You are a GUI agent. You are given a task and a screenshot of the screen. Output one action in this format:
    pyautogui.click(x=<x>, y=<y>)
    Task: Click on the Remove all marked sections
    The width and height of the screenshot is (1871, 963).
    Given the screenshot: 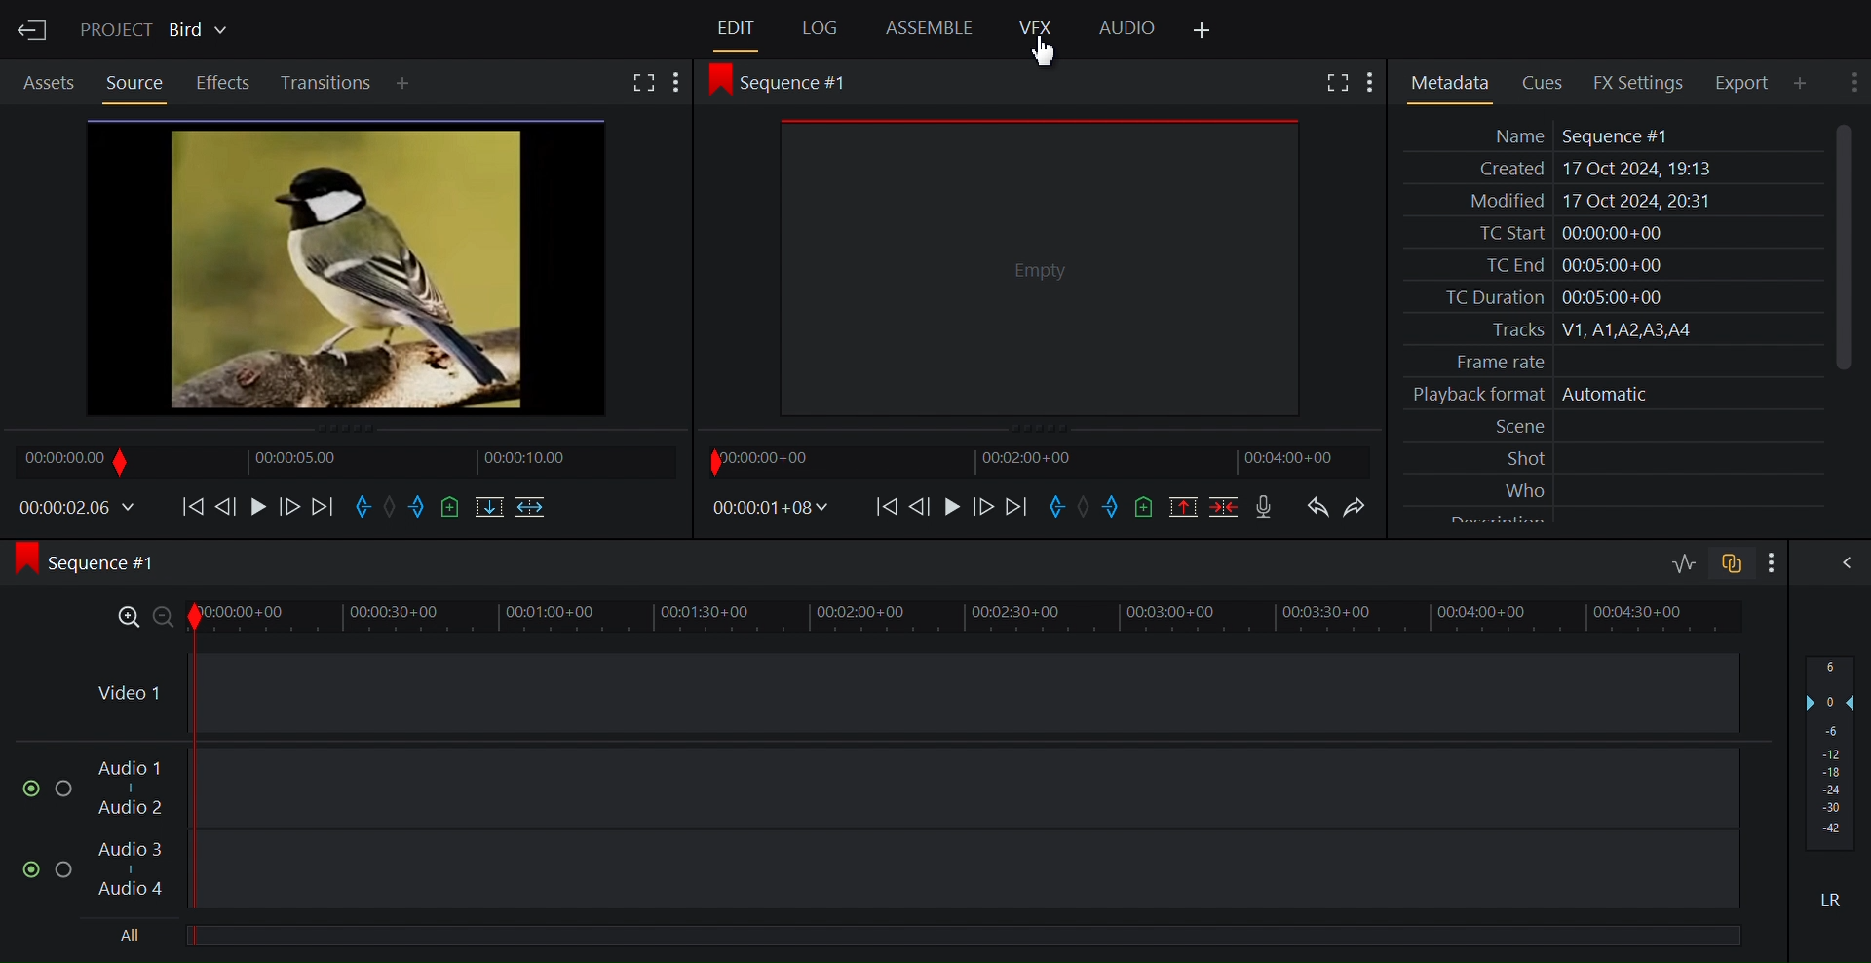 What is the action you would take?
    pyautogui.click(x=1183, y=508)
    